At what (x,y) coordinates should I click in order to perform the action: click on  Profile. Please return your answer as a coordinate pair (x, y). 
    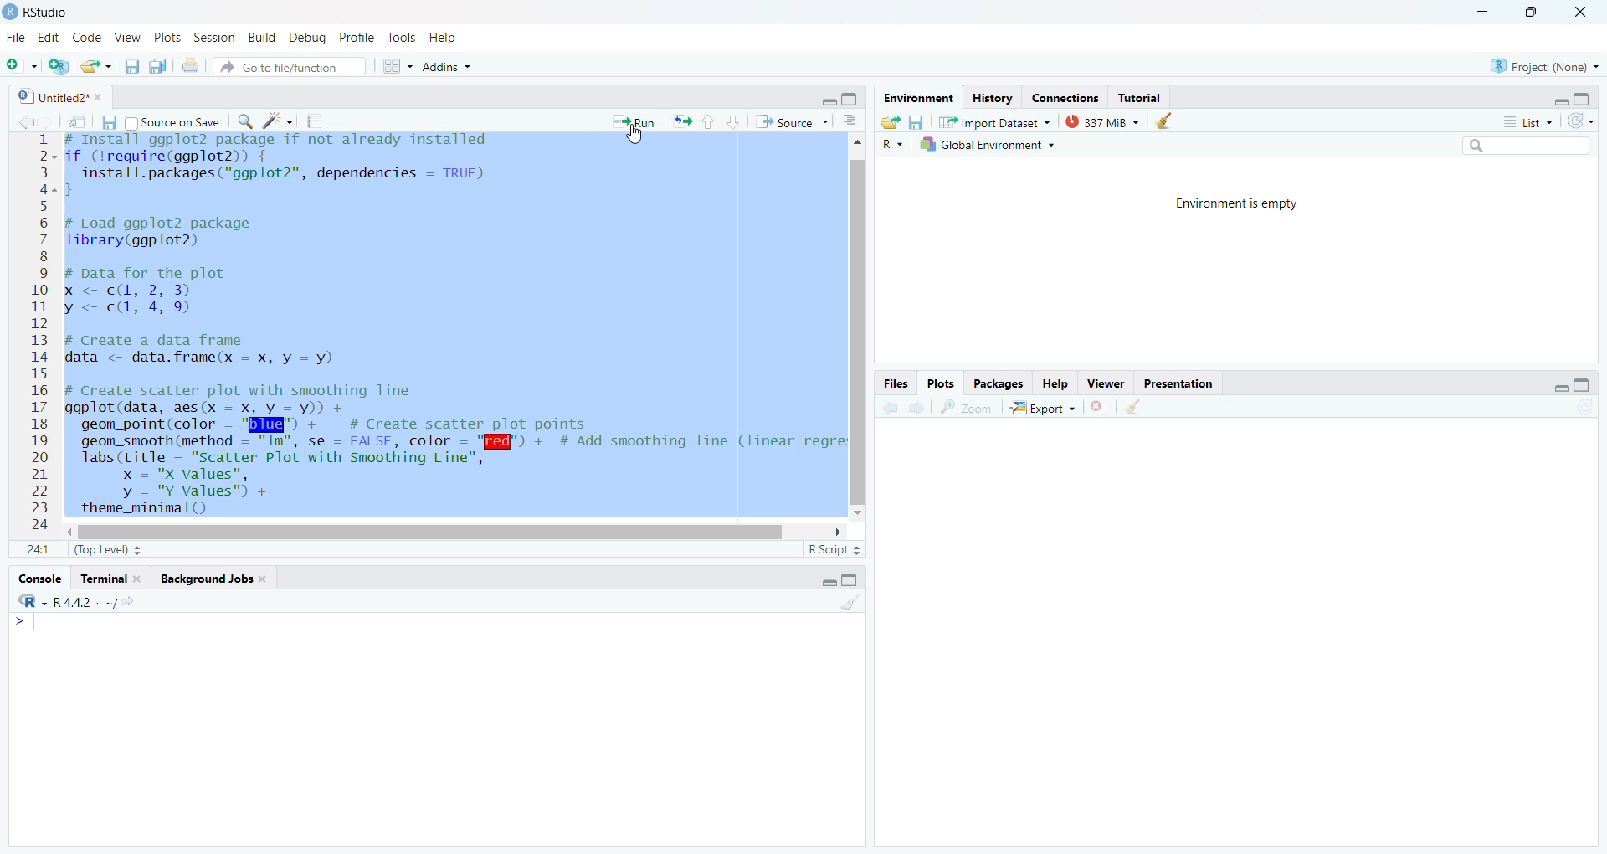
    Looking at the image, I should click on (355, 37).